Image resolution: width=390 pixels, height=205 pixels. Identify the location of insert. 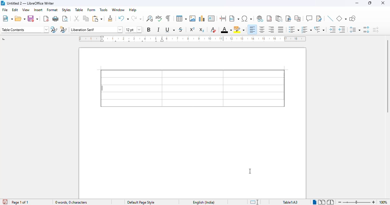
(39, 10).